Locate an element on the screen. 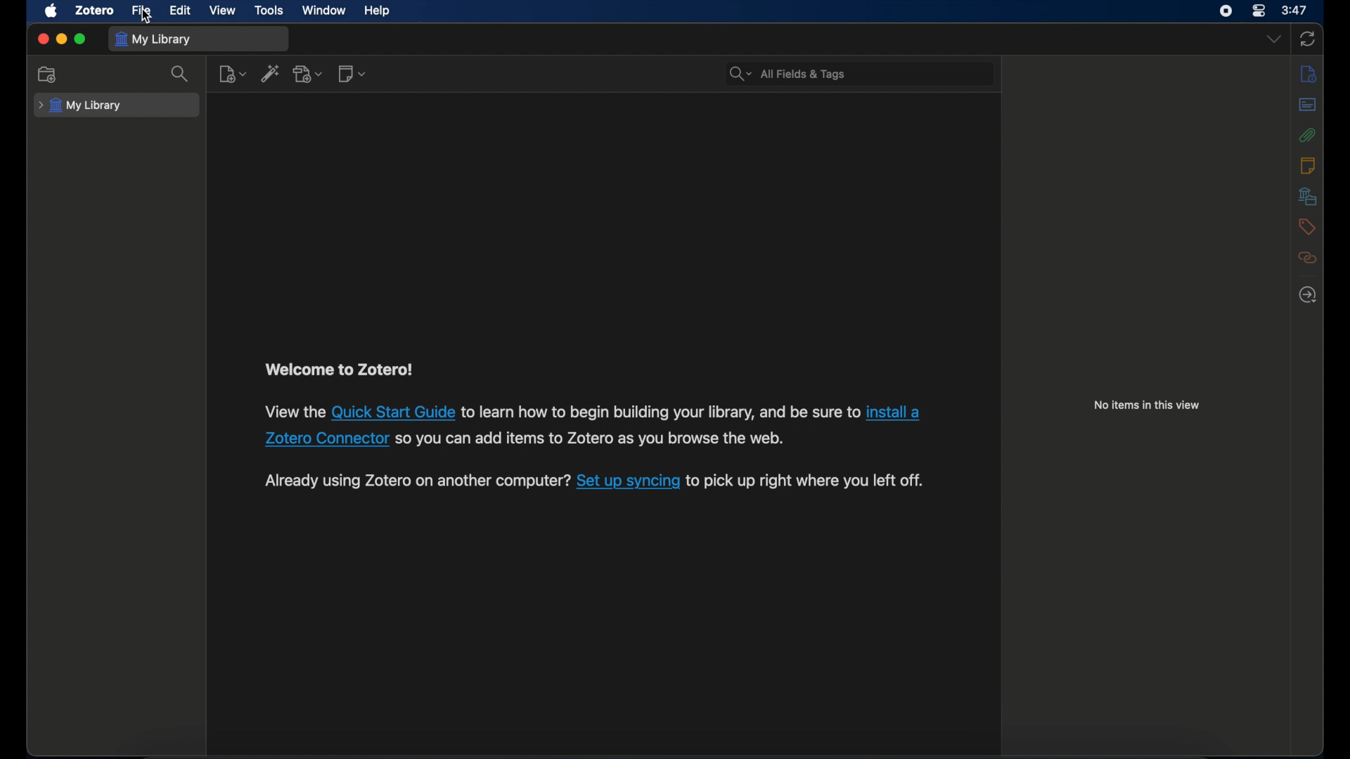 The width and height of the screenshot is (1350, 759). abstract is located at coordinates (1309, 105).